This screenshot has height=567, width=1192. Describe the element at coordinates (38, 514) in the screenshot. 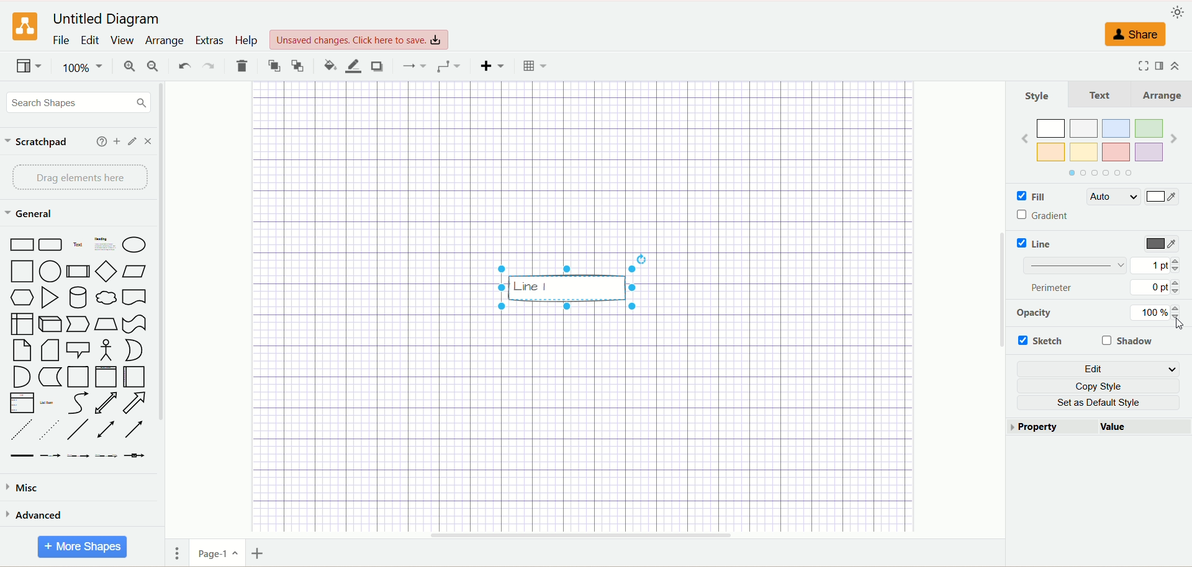

I see `advanced` at that location.